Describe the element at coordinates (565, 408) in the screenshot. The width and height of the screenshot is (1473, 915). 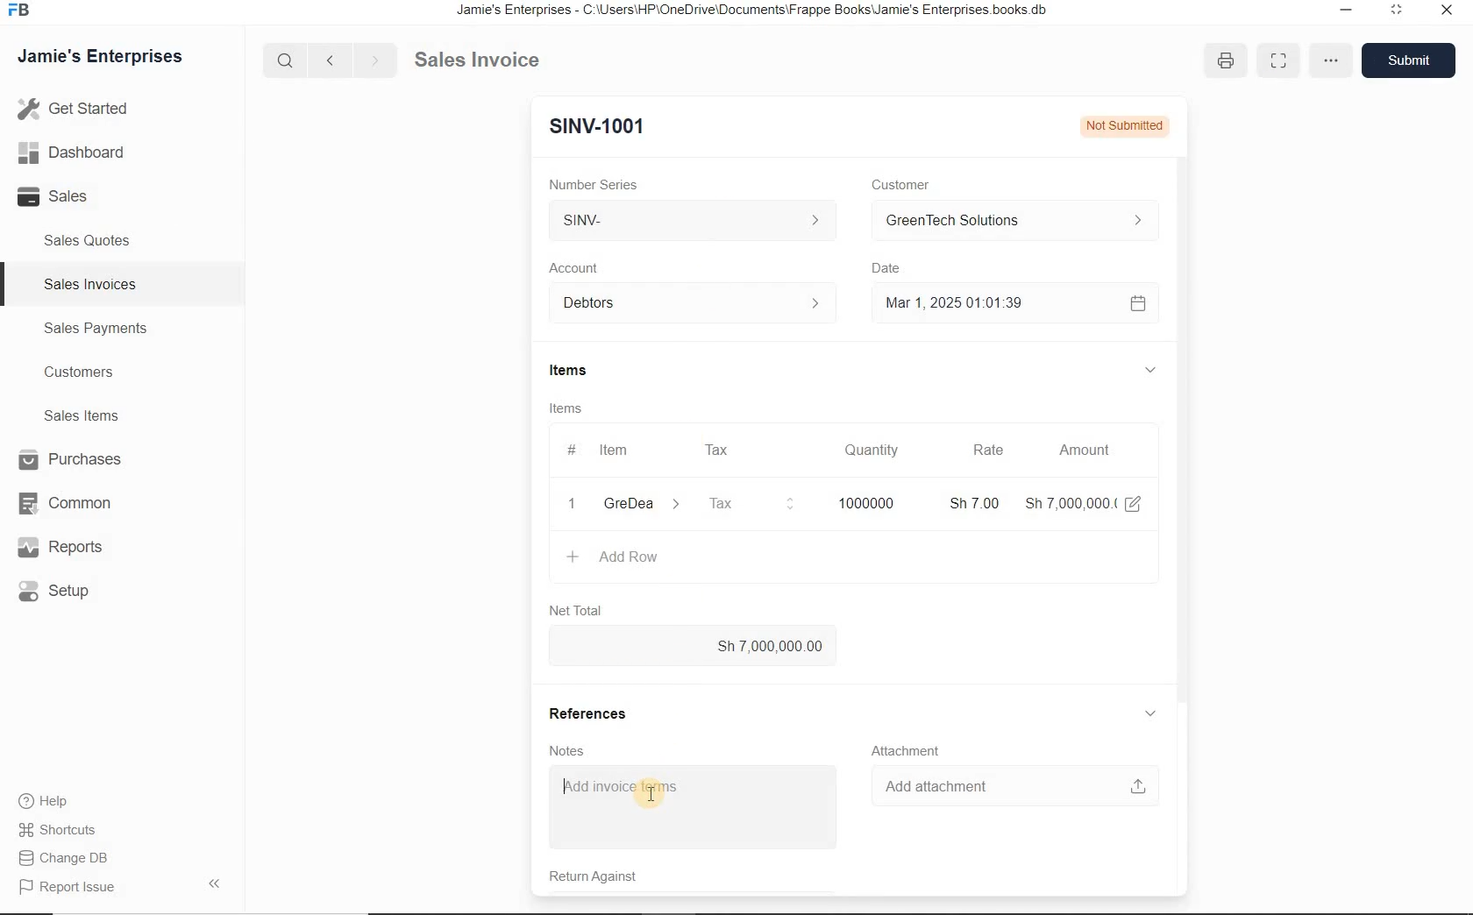
I see `Items.` at that location.